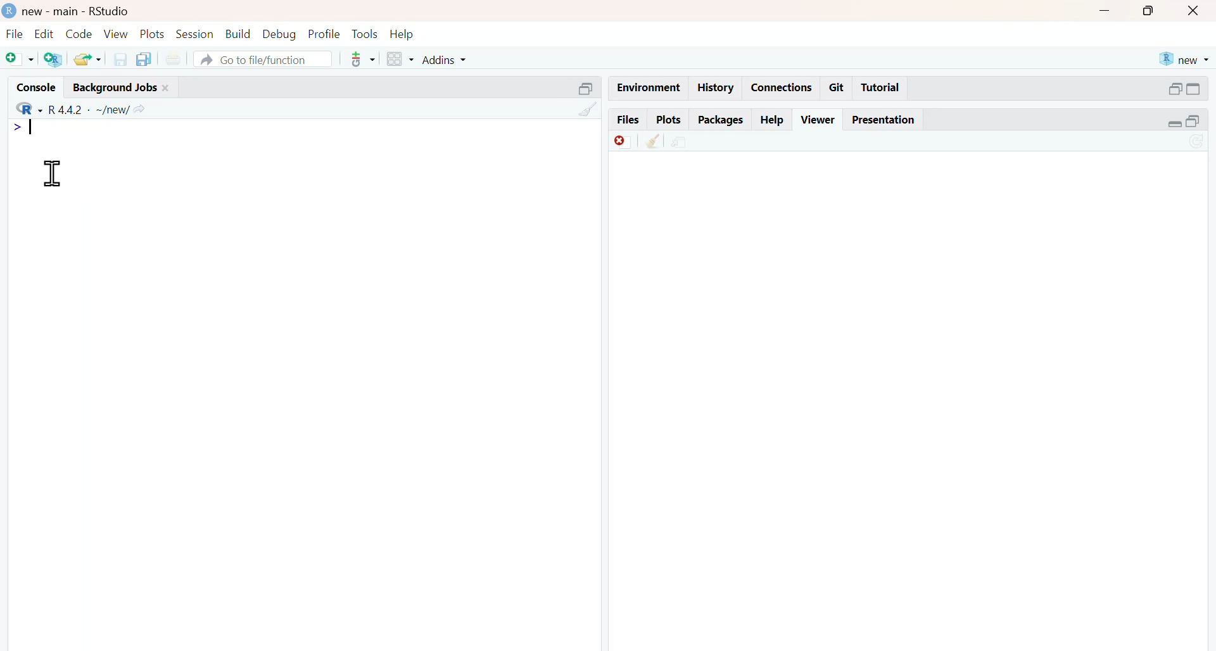  What do you see at coordinates (262, 60) in the screenshot?
I see `go to file/function` at bounding box center [262, 60].